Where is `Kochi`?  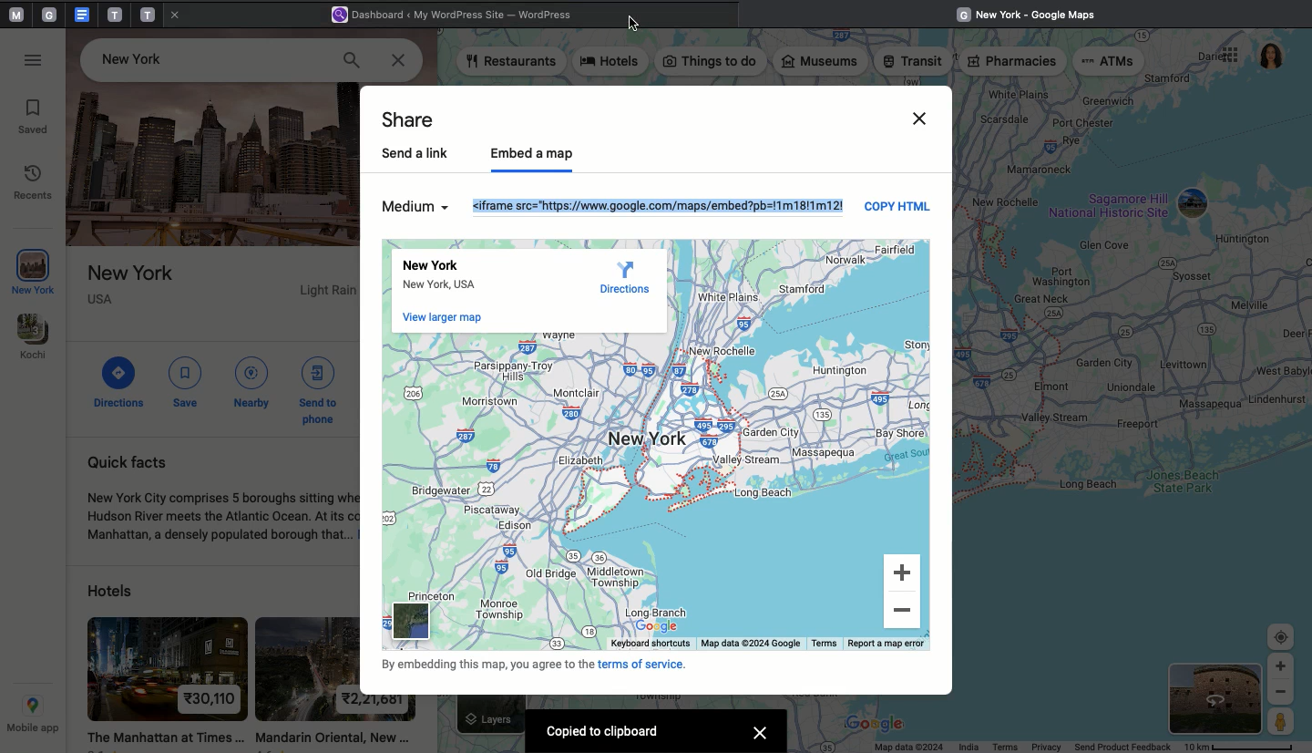
Kochi is located at coordinates (34, 337).